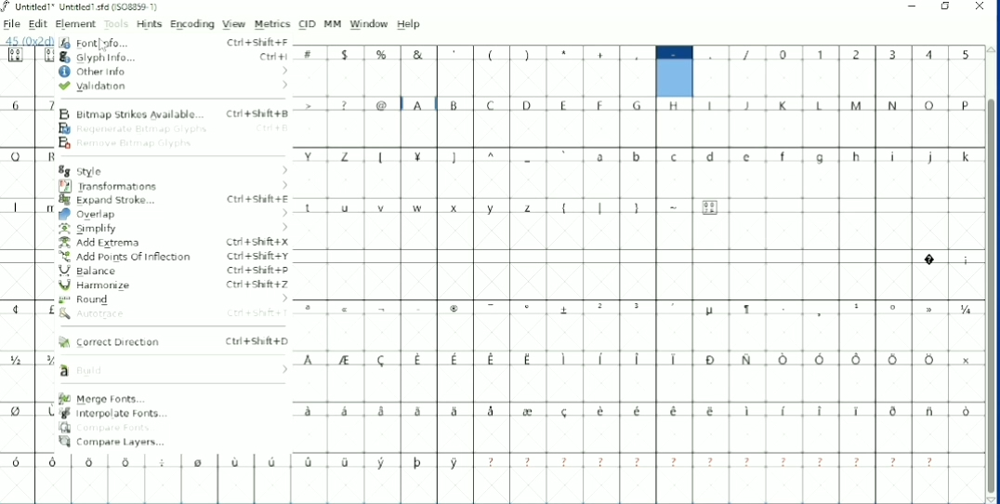  Describe the element at coordinates (174, 128) in the screenshot. I see `Regenerate Bitmap Glyph` at that location.